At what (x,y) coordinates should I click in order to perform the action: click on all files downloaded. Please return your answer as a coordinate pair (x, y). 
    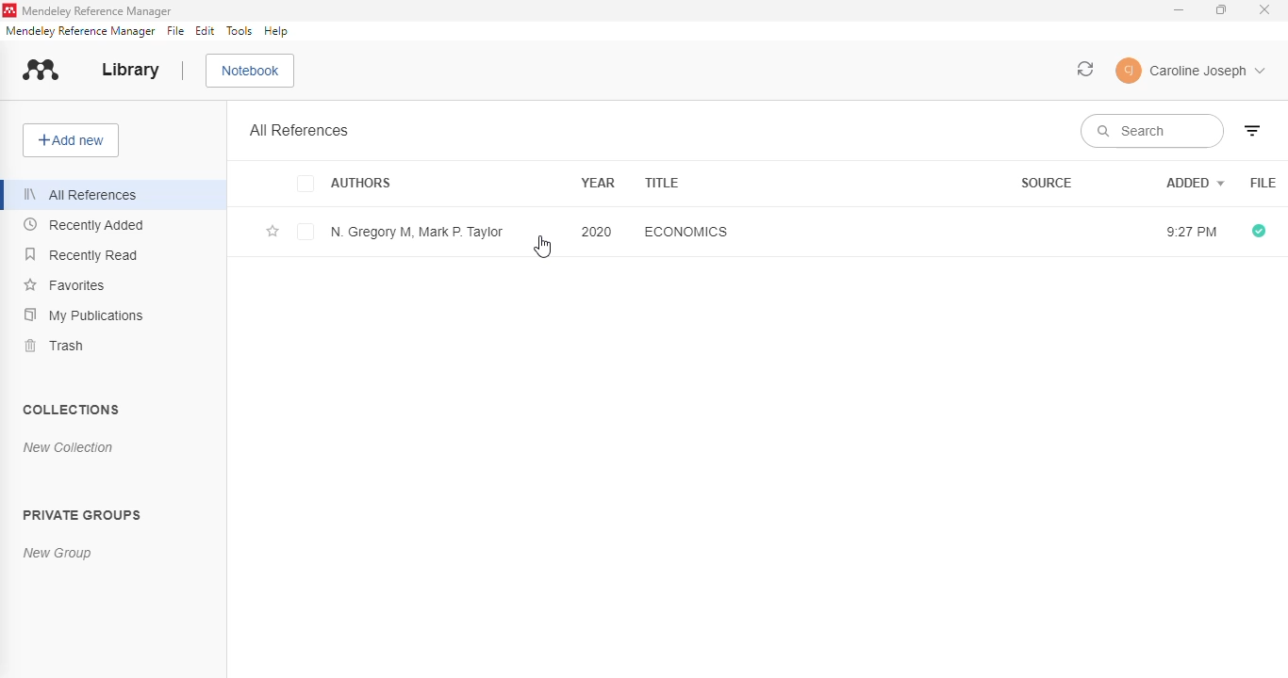
    Looking at the image, I should click on (1258, 231).